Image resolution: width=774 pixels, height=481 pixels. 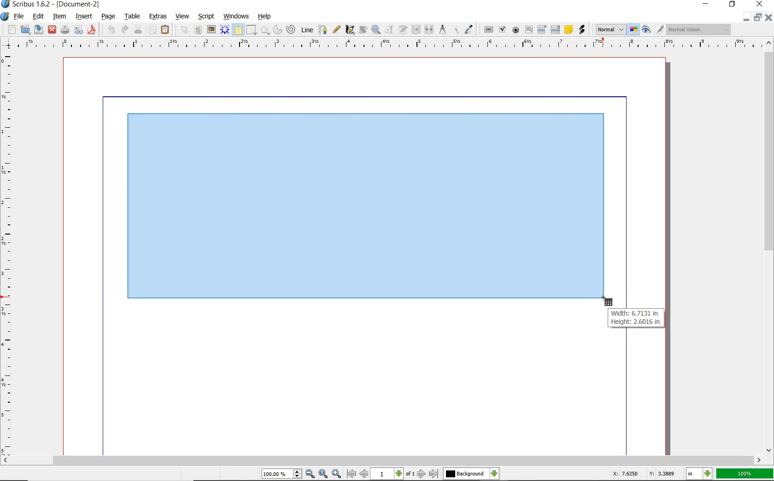 I want to click on link annotation, so click(x=584, y=30).